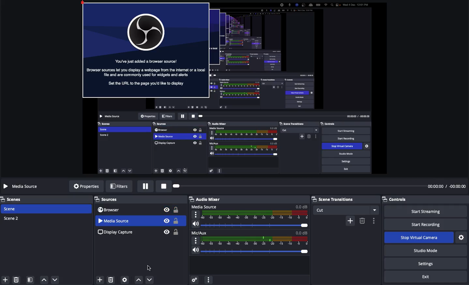 This screenshot has width=469, height=285. What do you see at coordinates (446, 186) in the screenshot?
I see `Time` at bounding box center [446, 186].